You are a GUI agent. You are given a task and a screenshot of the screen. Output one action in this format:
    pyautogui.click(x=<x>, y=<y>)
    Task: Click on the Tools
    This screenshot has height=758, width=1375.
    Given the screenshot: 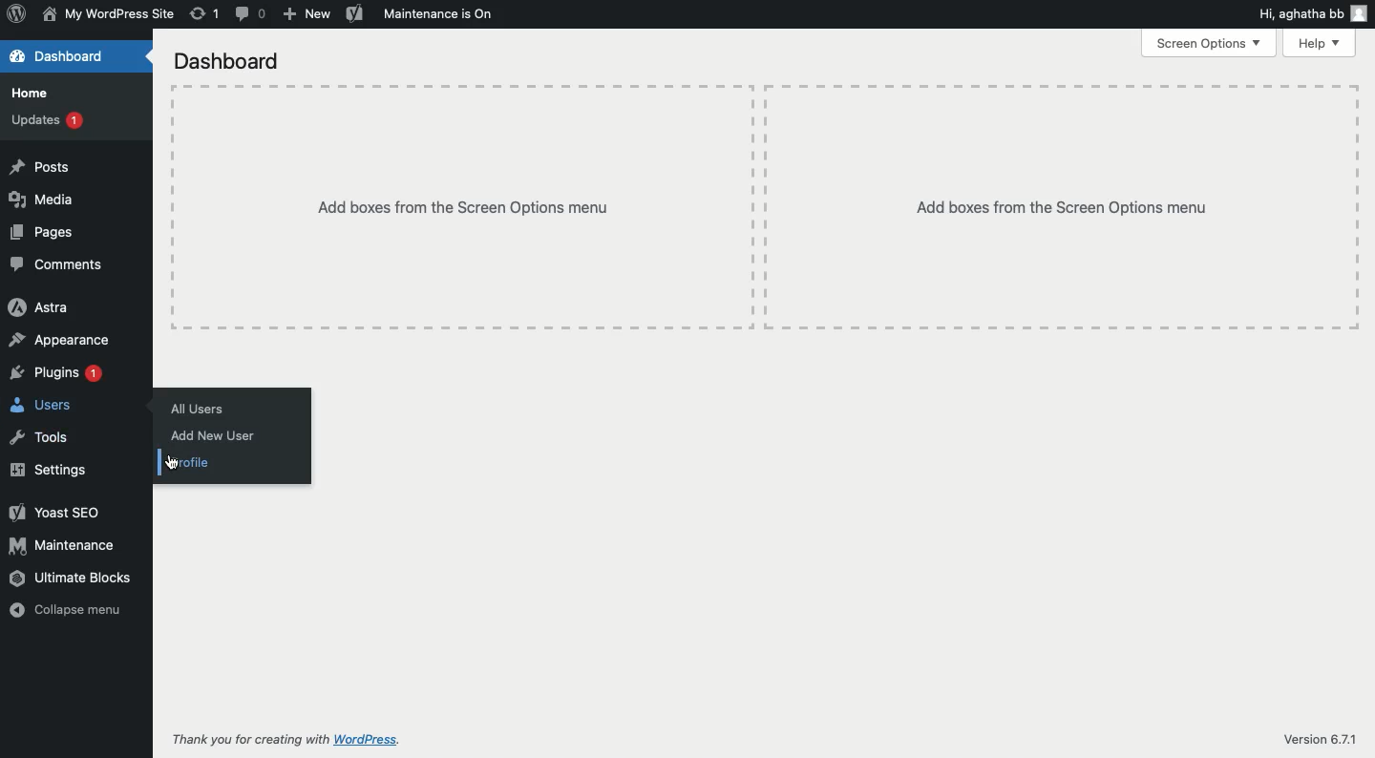 What is the action you would take?
    pyautogui.click(x=41, y=435)
    